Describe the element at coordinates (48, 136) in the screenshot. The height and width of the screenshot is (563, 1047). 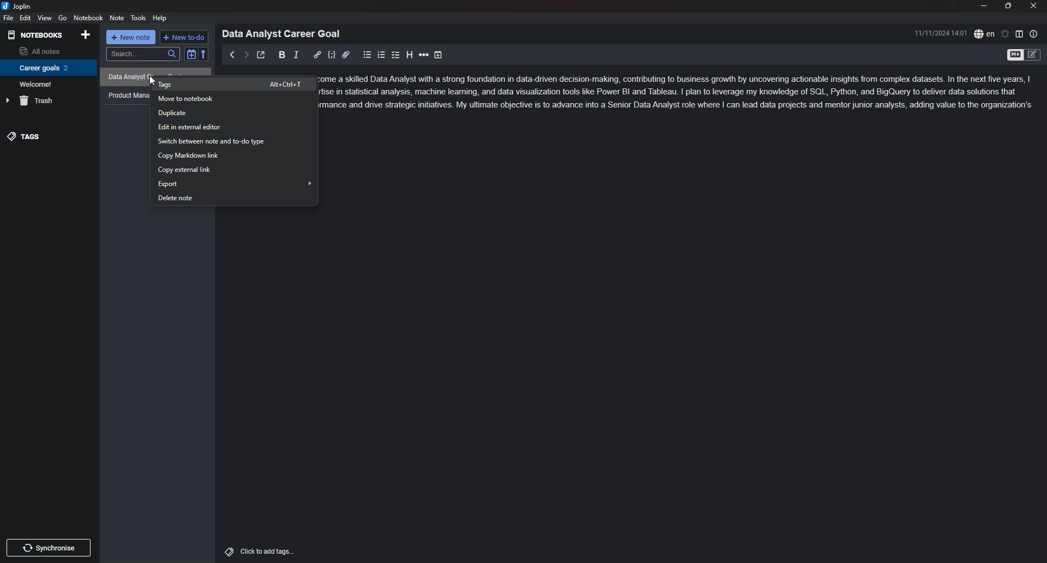
I see `tags` at that location.